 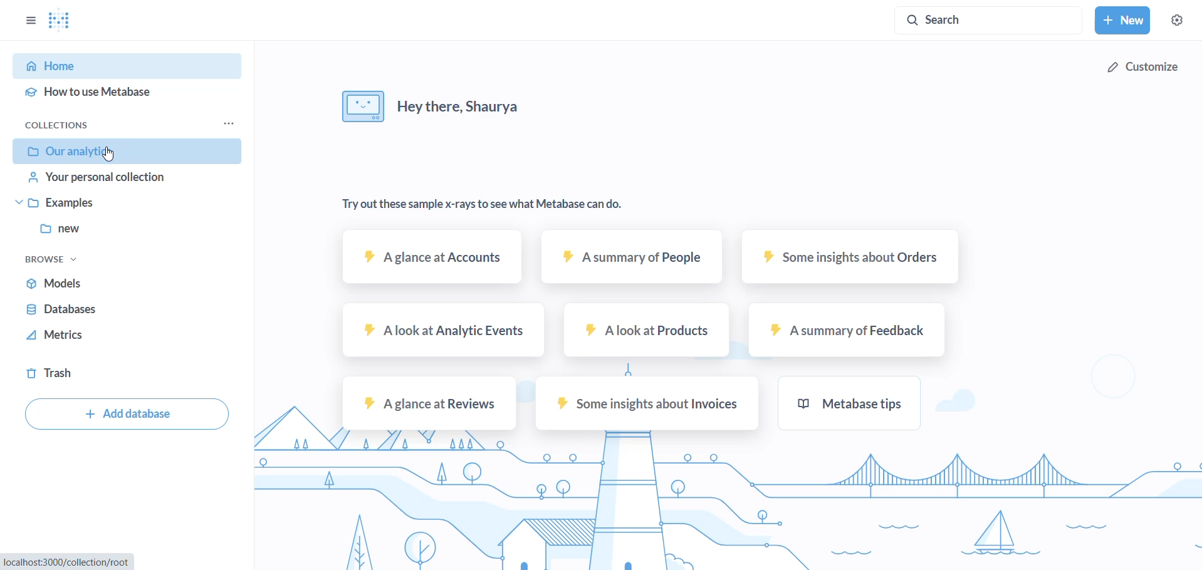 I want to click on new, so click(x=1125, y=20).